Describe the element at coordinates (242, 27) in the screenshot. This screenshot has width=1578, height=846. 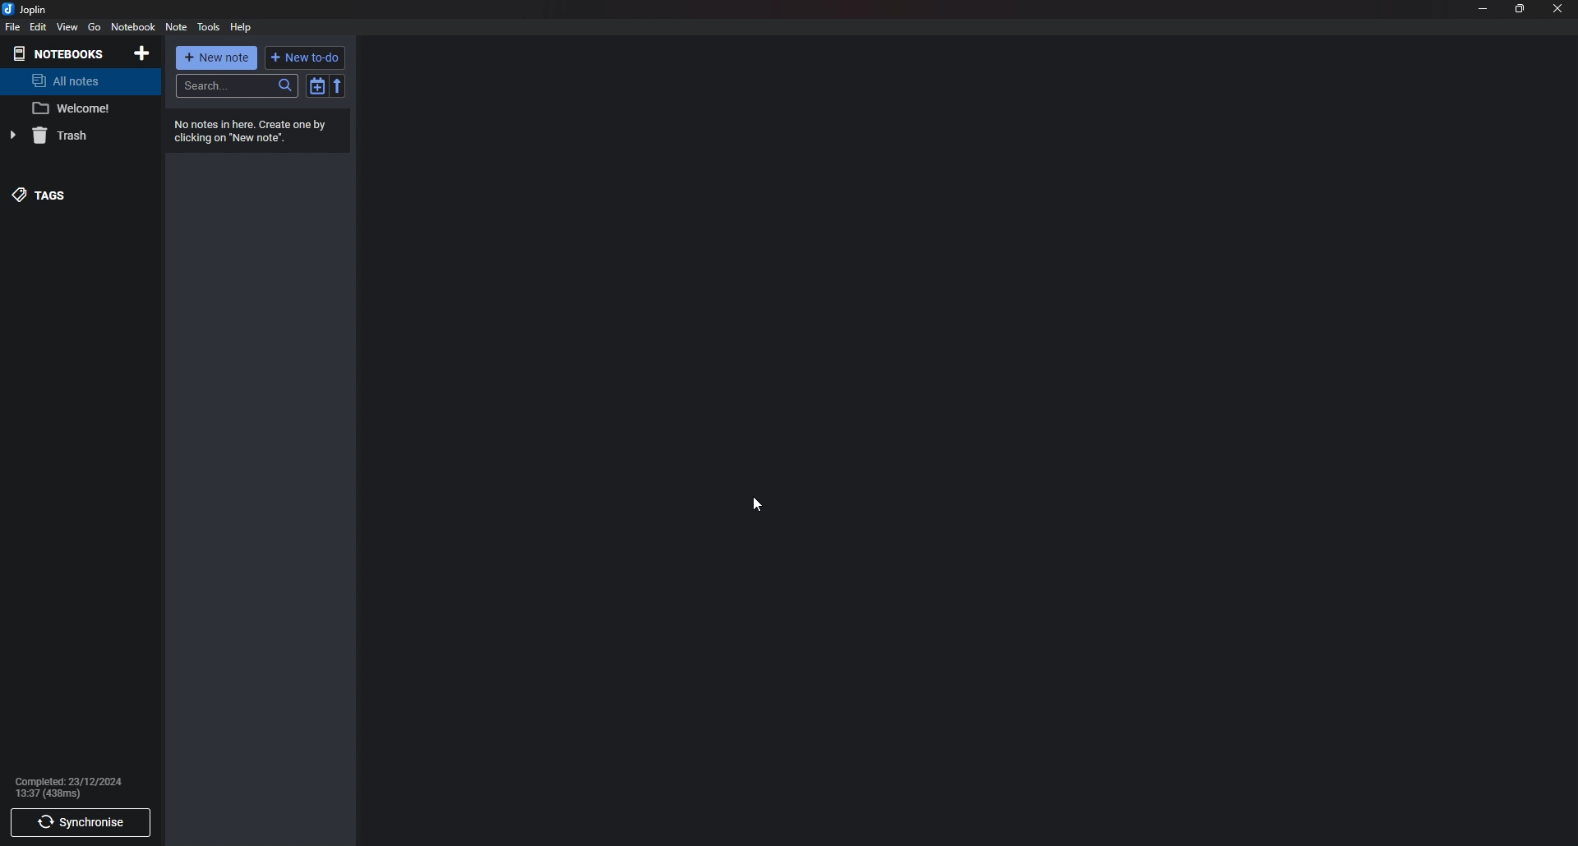
I see `Help` at that location.